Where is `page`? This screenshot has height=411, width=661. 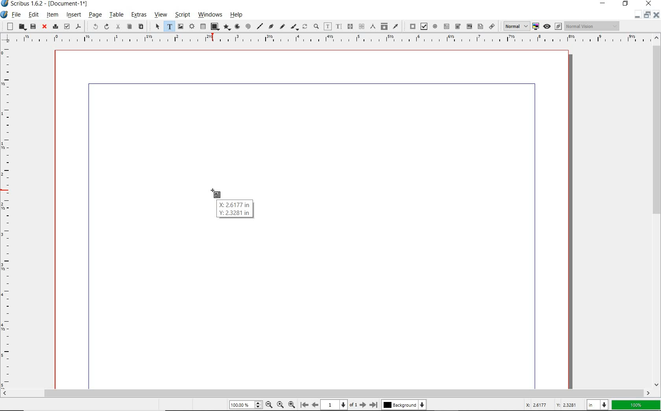 page is located at coordinates (94, 16).